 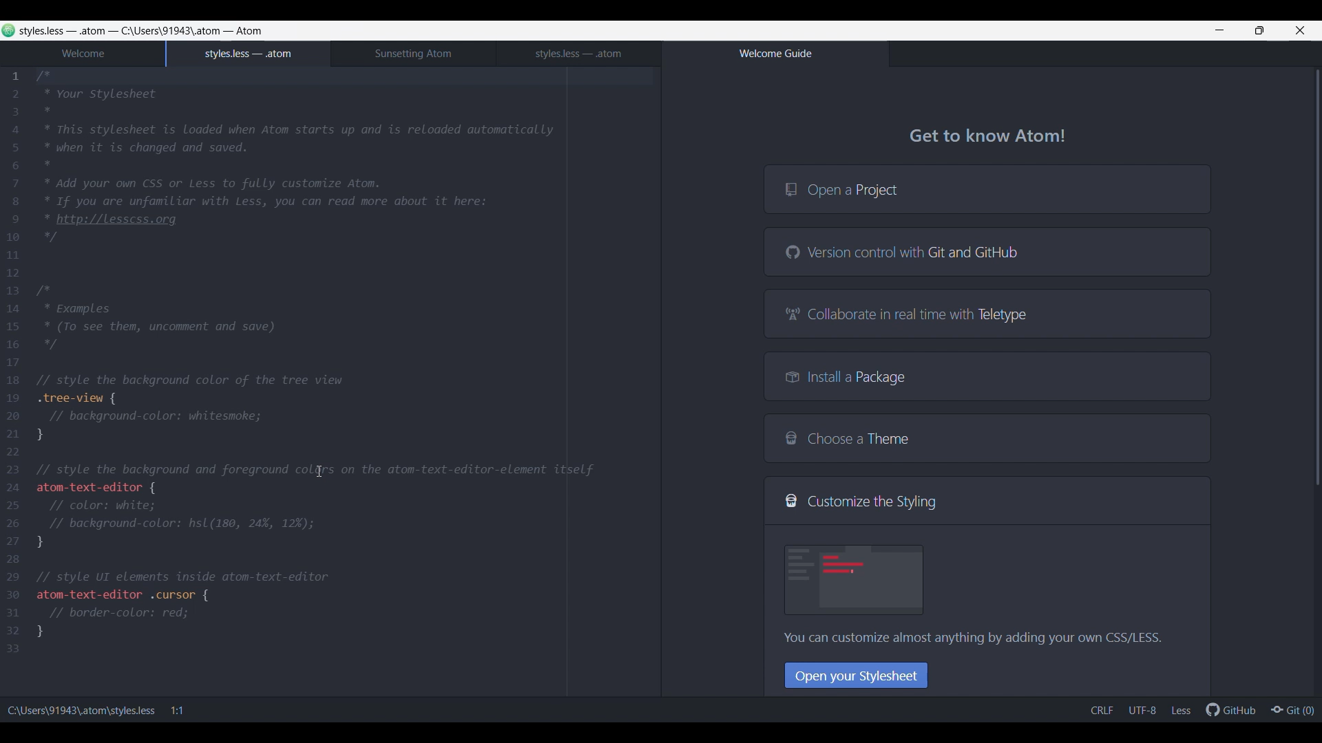 I want to click on ) * Your Stylesheet |
yx

1 * This stylesheet is loaded when Atom starts up and is reloaded automatically
> * when it is changed and saved.

ox

7 * Add your own CSS or Less to fully customize Atom.

}  * If you are unfamiliar with Less, you can read more about it here:
)  * http://lesscss.org

) Y

]

)

3 /x

3 * Examples

> * (To see them, uncomment and save)

5 Y/

4

3 // style the background color of the tree view

) .tree-view {

) // background-color: whitesmoke;

L}

)

;  // style the background and foreground coldrs on the atom-text-editor-element itself
© atom-text-editor {

3 // color: white;

> // background-color: hsl(180, 24%, 12%);

fh

]

) // style UI elements inside atom-text-editor

)  atom-text-editor .cursor {

L // border-color: red;

>}

3, so click(x=322, y=364).